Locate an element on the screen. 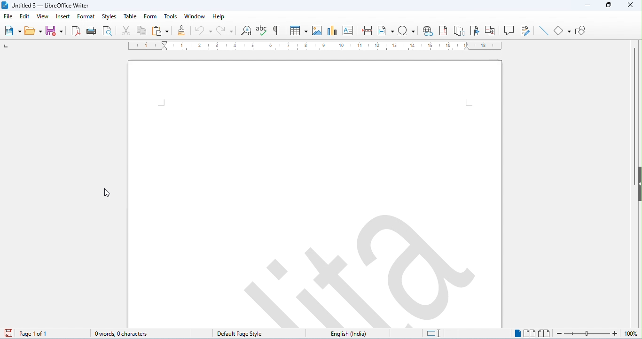  insert foot note is located at coordinates (444, 31).